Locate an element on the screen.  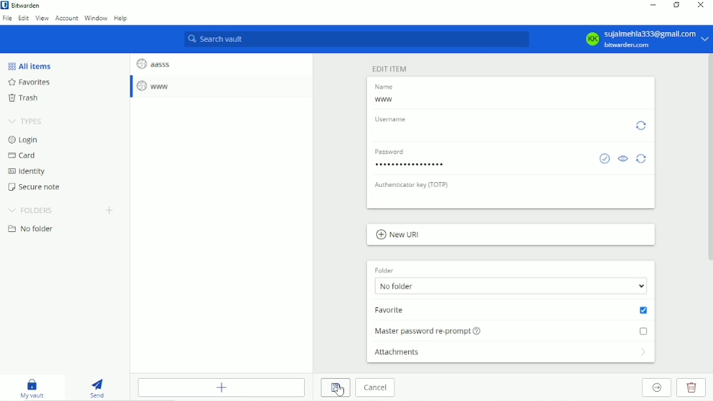
View is located at coordinates (42, 19).